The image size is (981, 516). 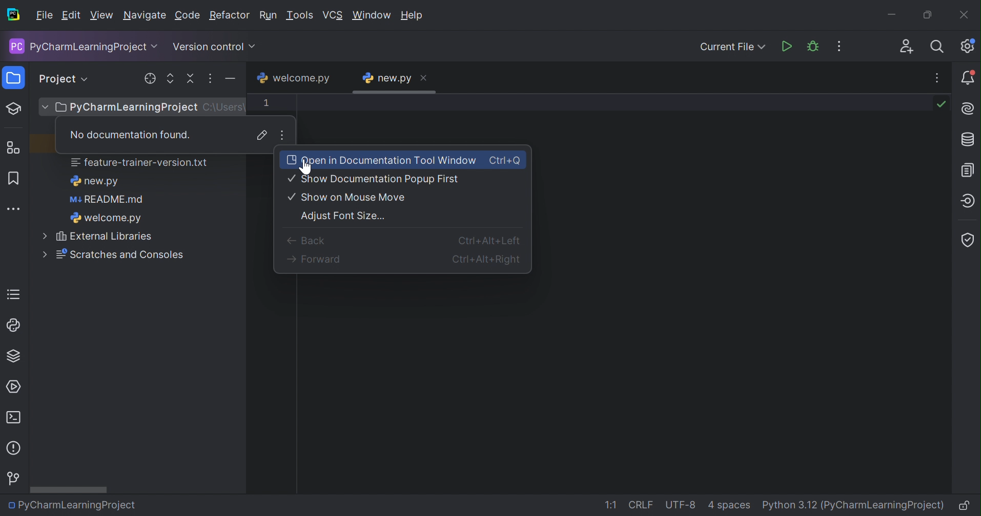 I want to click on VCS, so click(x=334, y=15).